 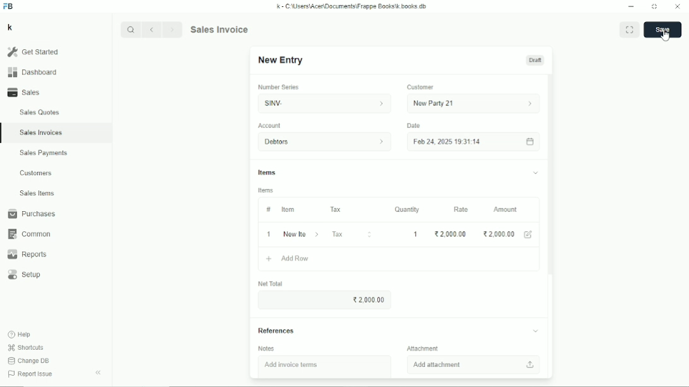 What do you see at coordinates (630, 29) in the screenshot?
I see `Toggle between form and full width` at bounding box center [630, 29].